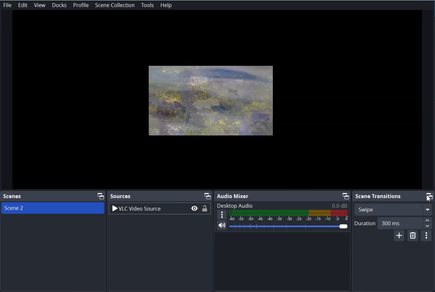 The width and height of the screenshot is (435, 292). Describe the element at coordinates (7, 5) in the screenshot. I see `File` at that location.